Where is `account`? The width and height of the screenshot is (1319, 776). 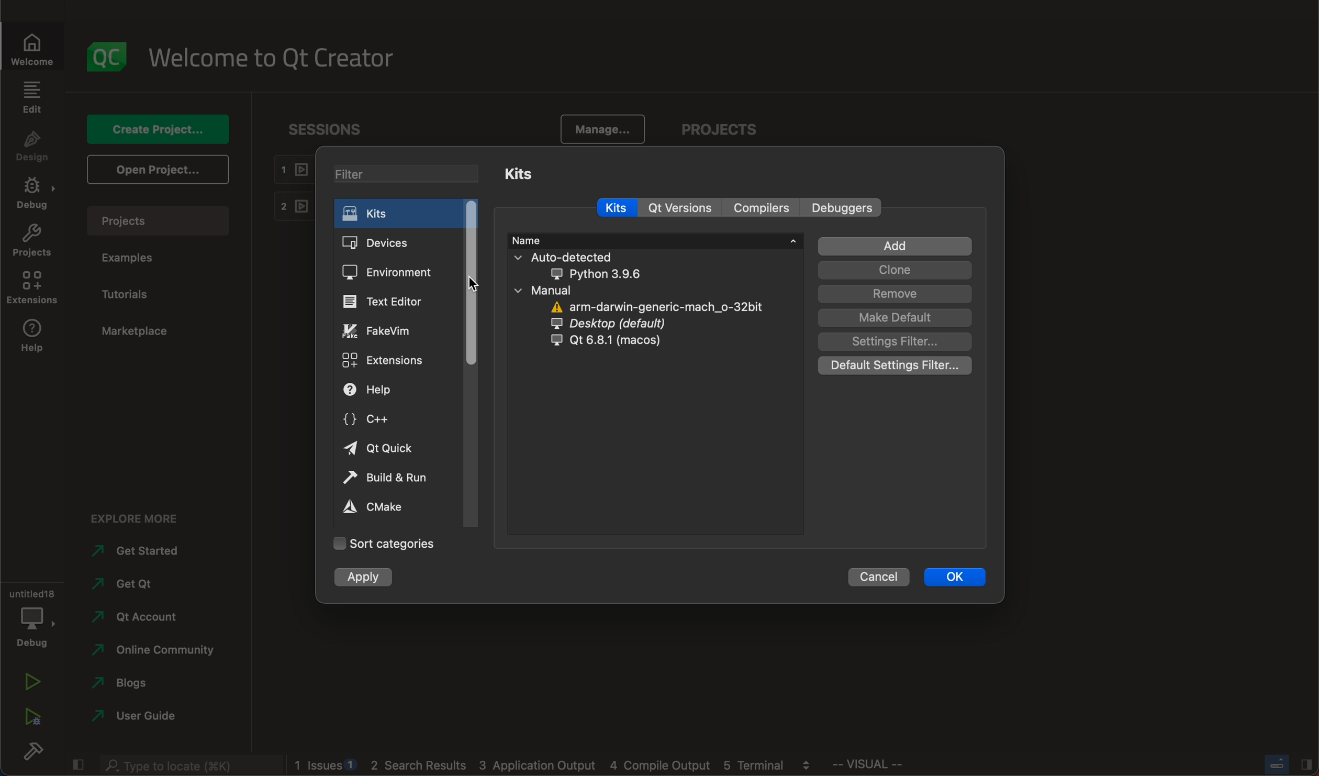
account is located at coordinates (140, 613).